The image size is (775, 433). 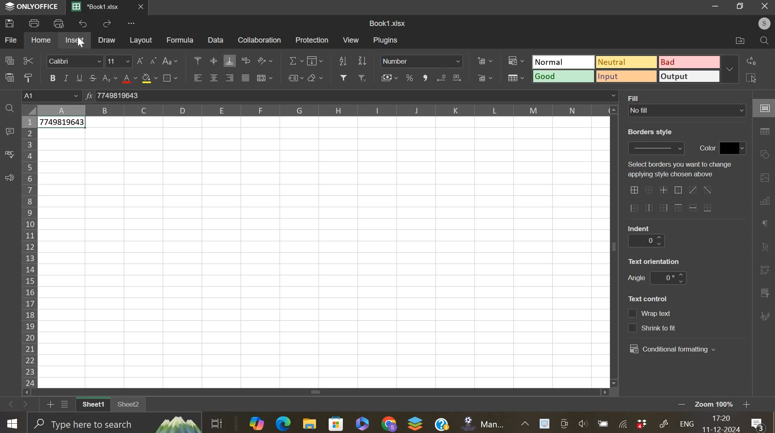 What do you see at coordinates (342, 60) in the screenshot?
I see `sort ascending` at bounding box center [342, 60].